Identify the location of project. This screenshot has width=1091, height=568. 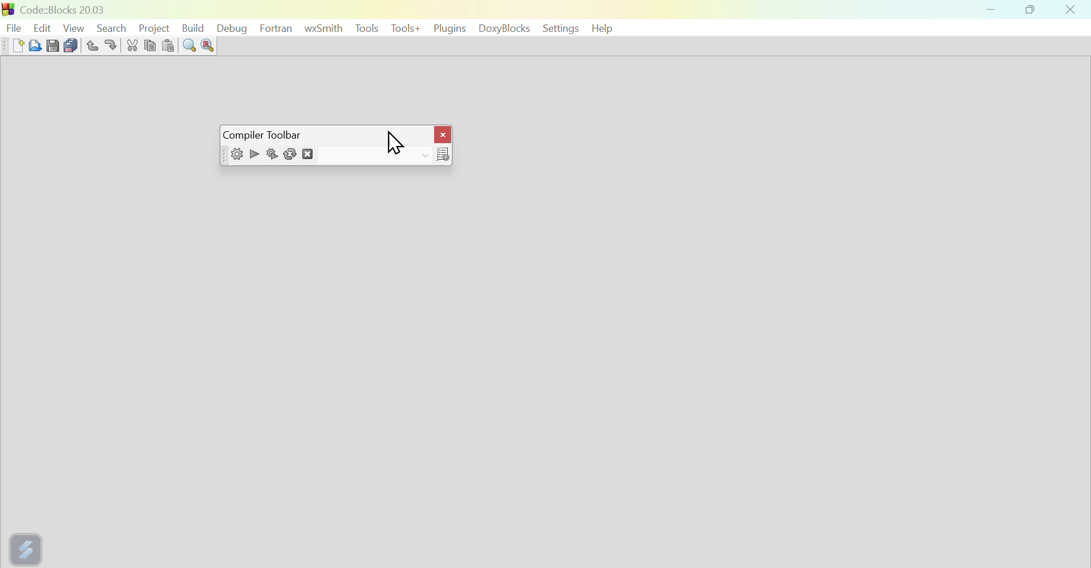
(153, 26).